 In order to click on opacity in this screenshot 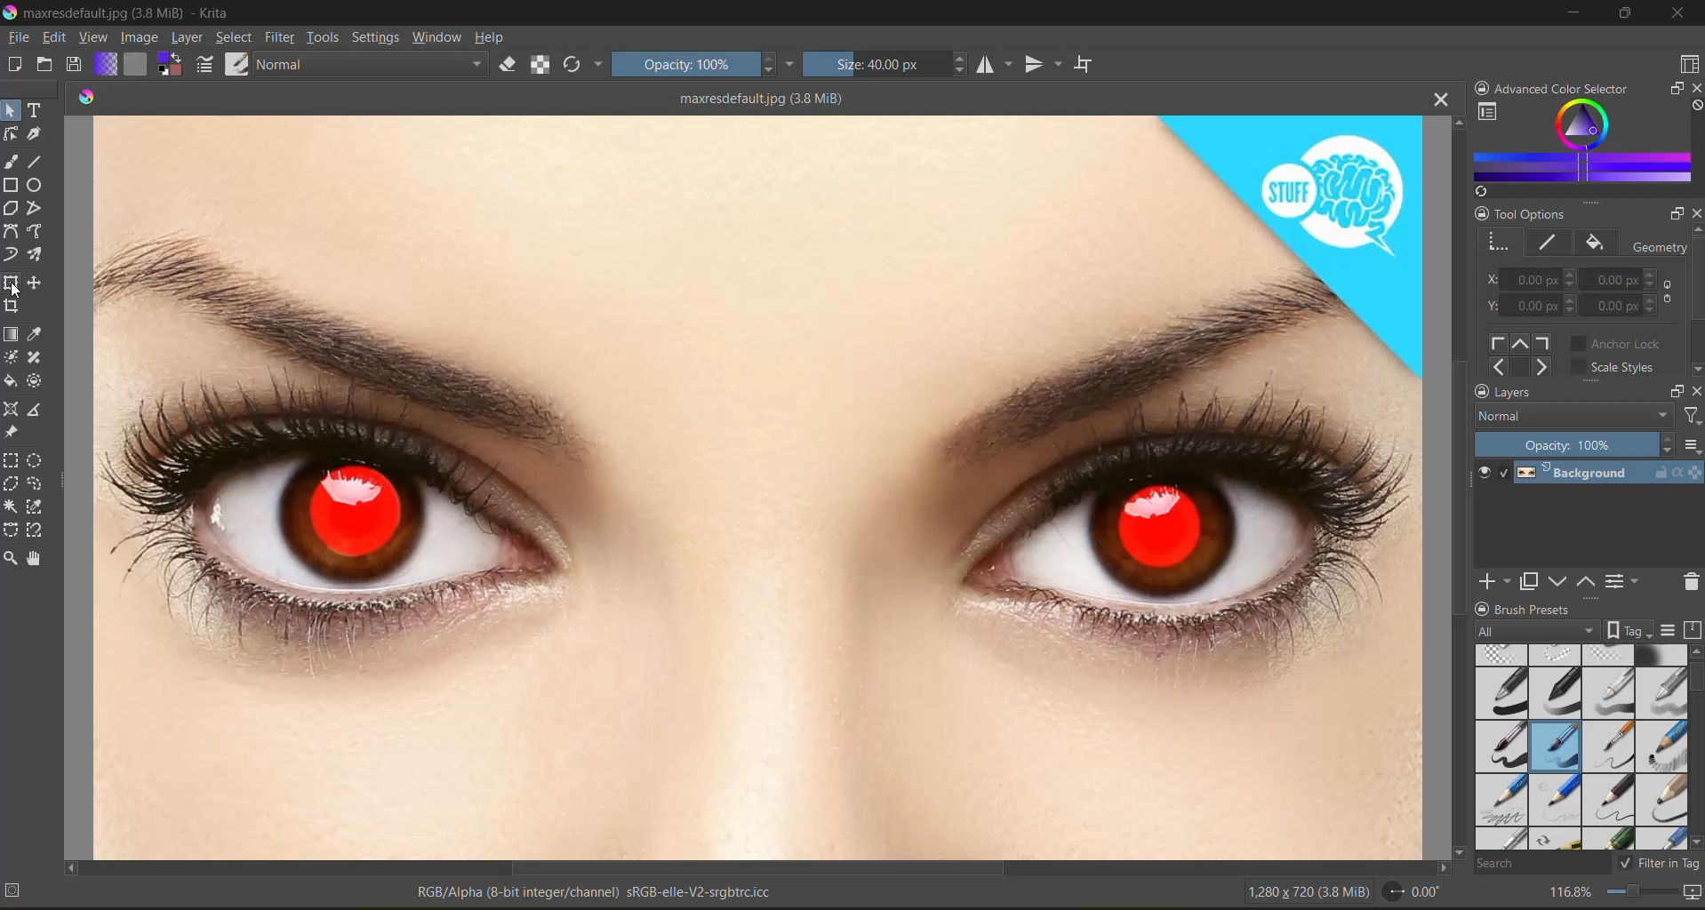, I will do `click(701, 67)`.